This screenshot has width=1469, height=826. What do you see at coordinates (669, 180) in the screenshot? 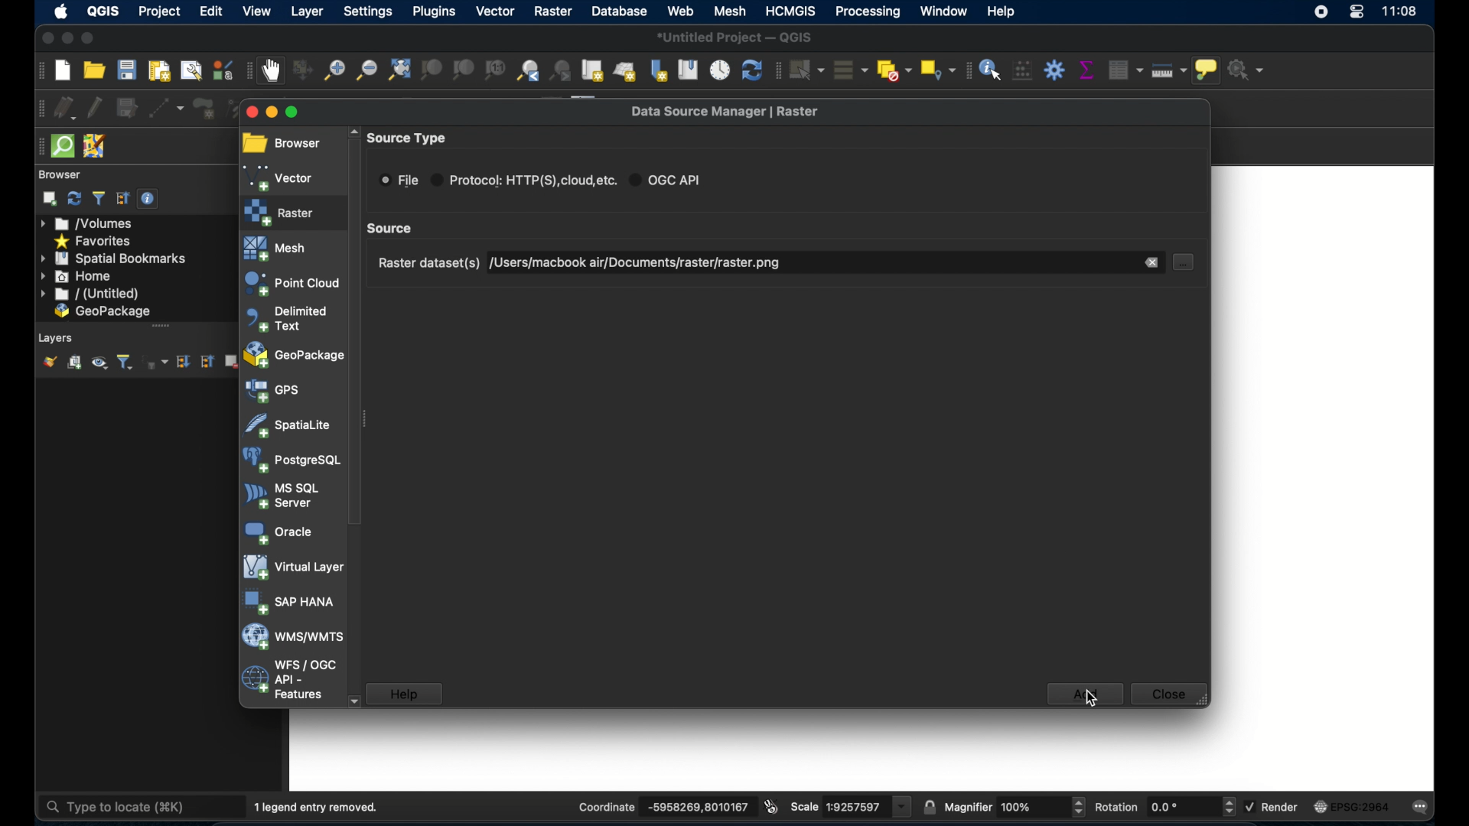
I see `ogc api radio button` at bounding box center [669, 180].